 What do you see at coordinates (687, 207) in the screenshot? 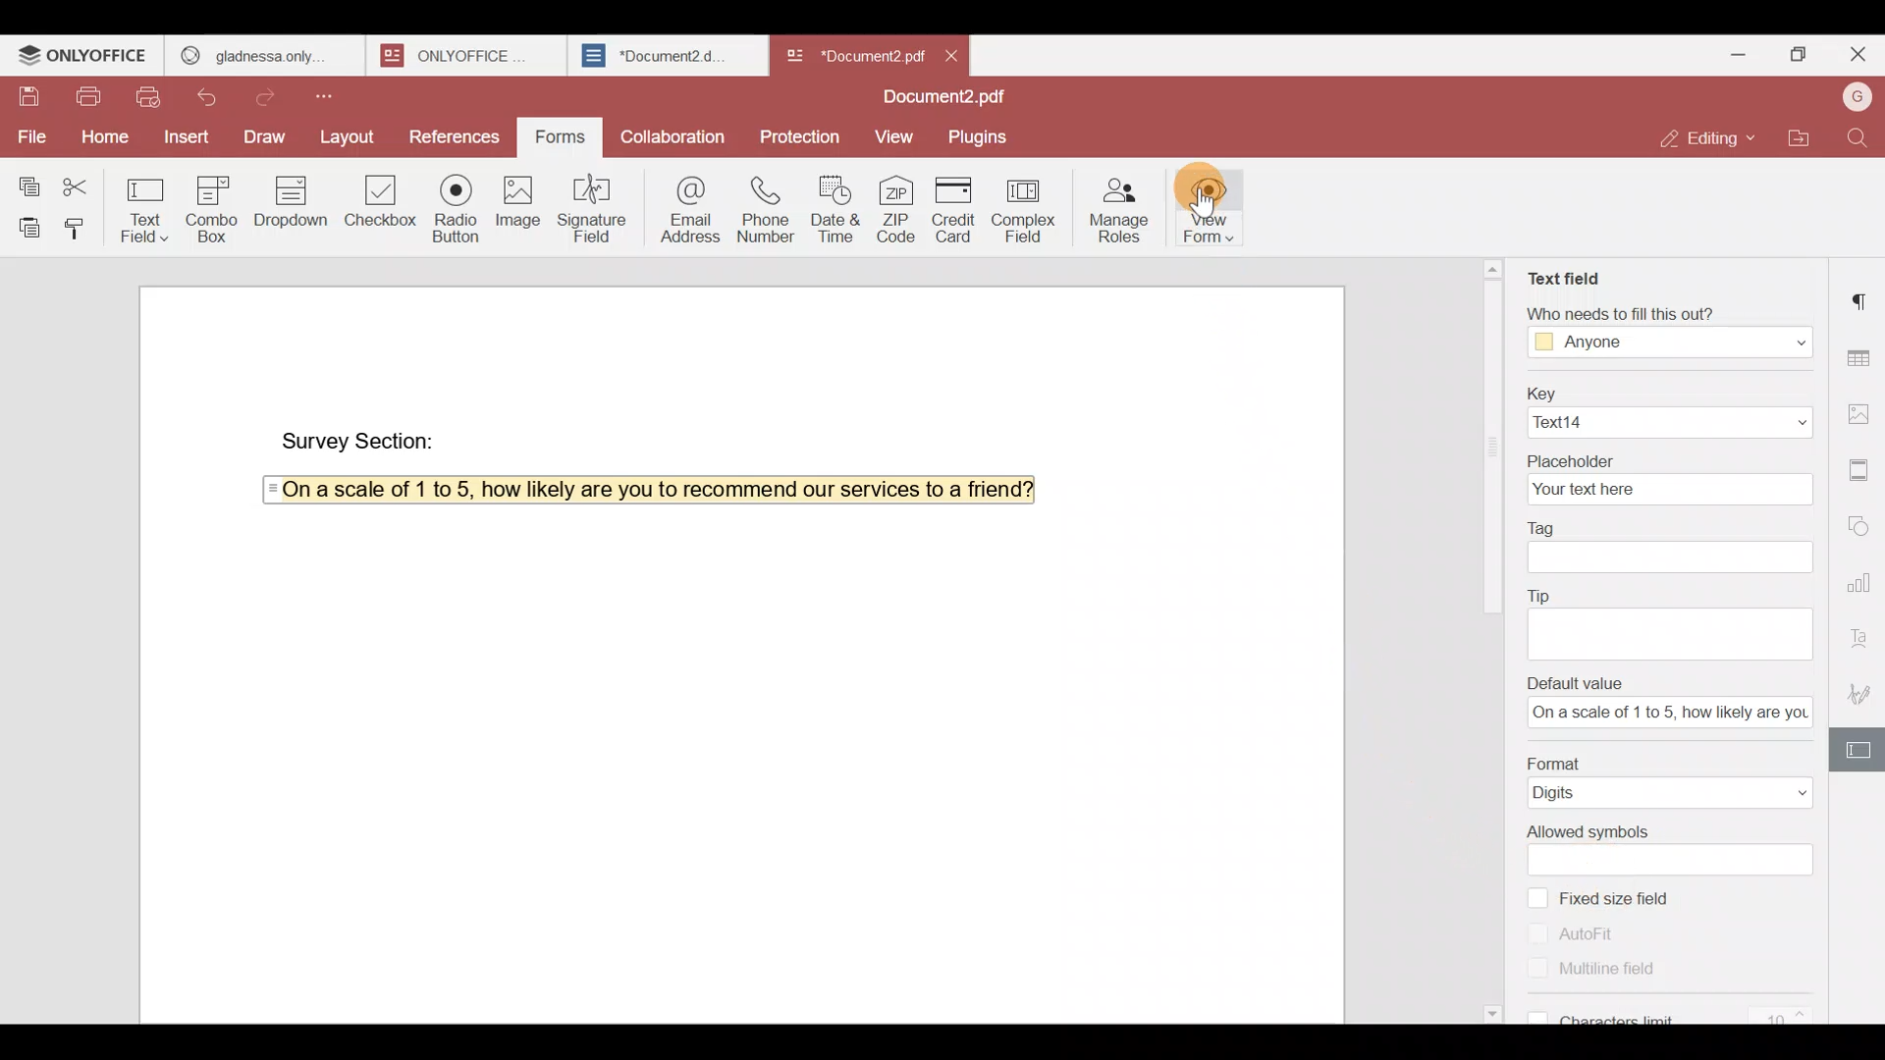
I see `Email address` at bounding box center [687, 207].